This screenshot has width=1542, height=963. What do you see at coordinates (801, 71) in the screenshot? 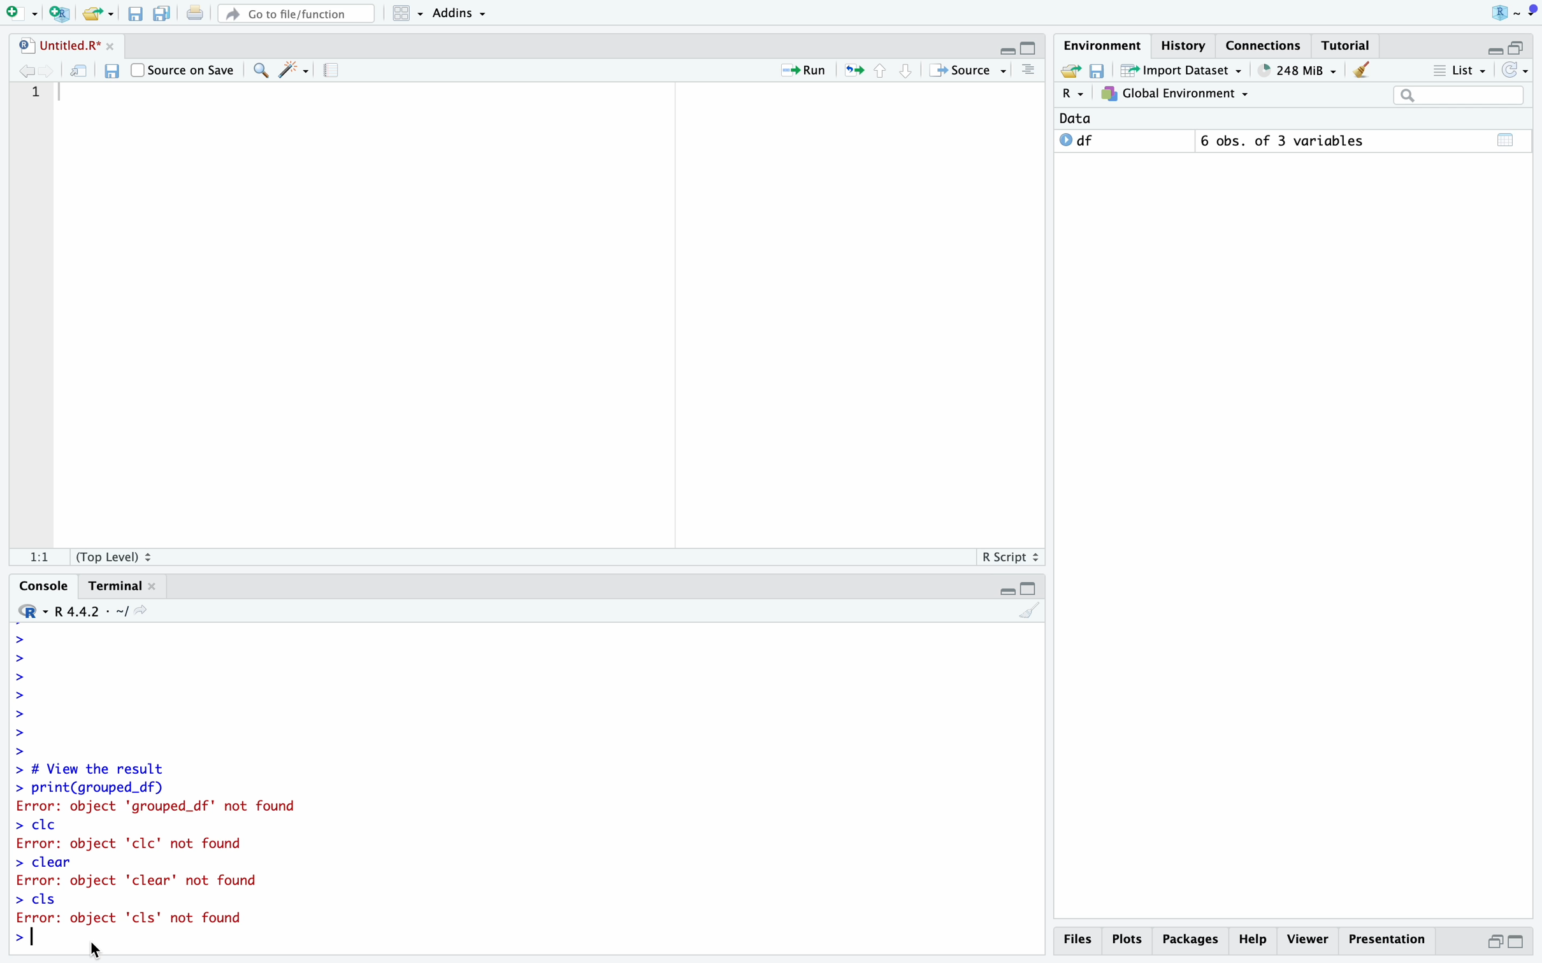
I see `Run current line` at bounding box center [801, 71].